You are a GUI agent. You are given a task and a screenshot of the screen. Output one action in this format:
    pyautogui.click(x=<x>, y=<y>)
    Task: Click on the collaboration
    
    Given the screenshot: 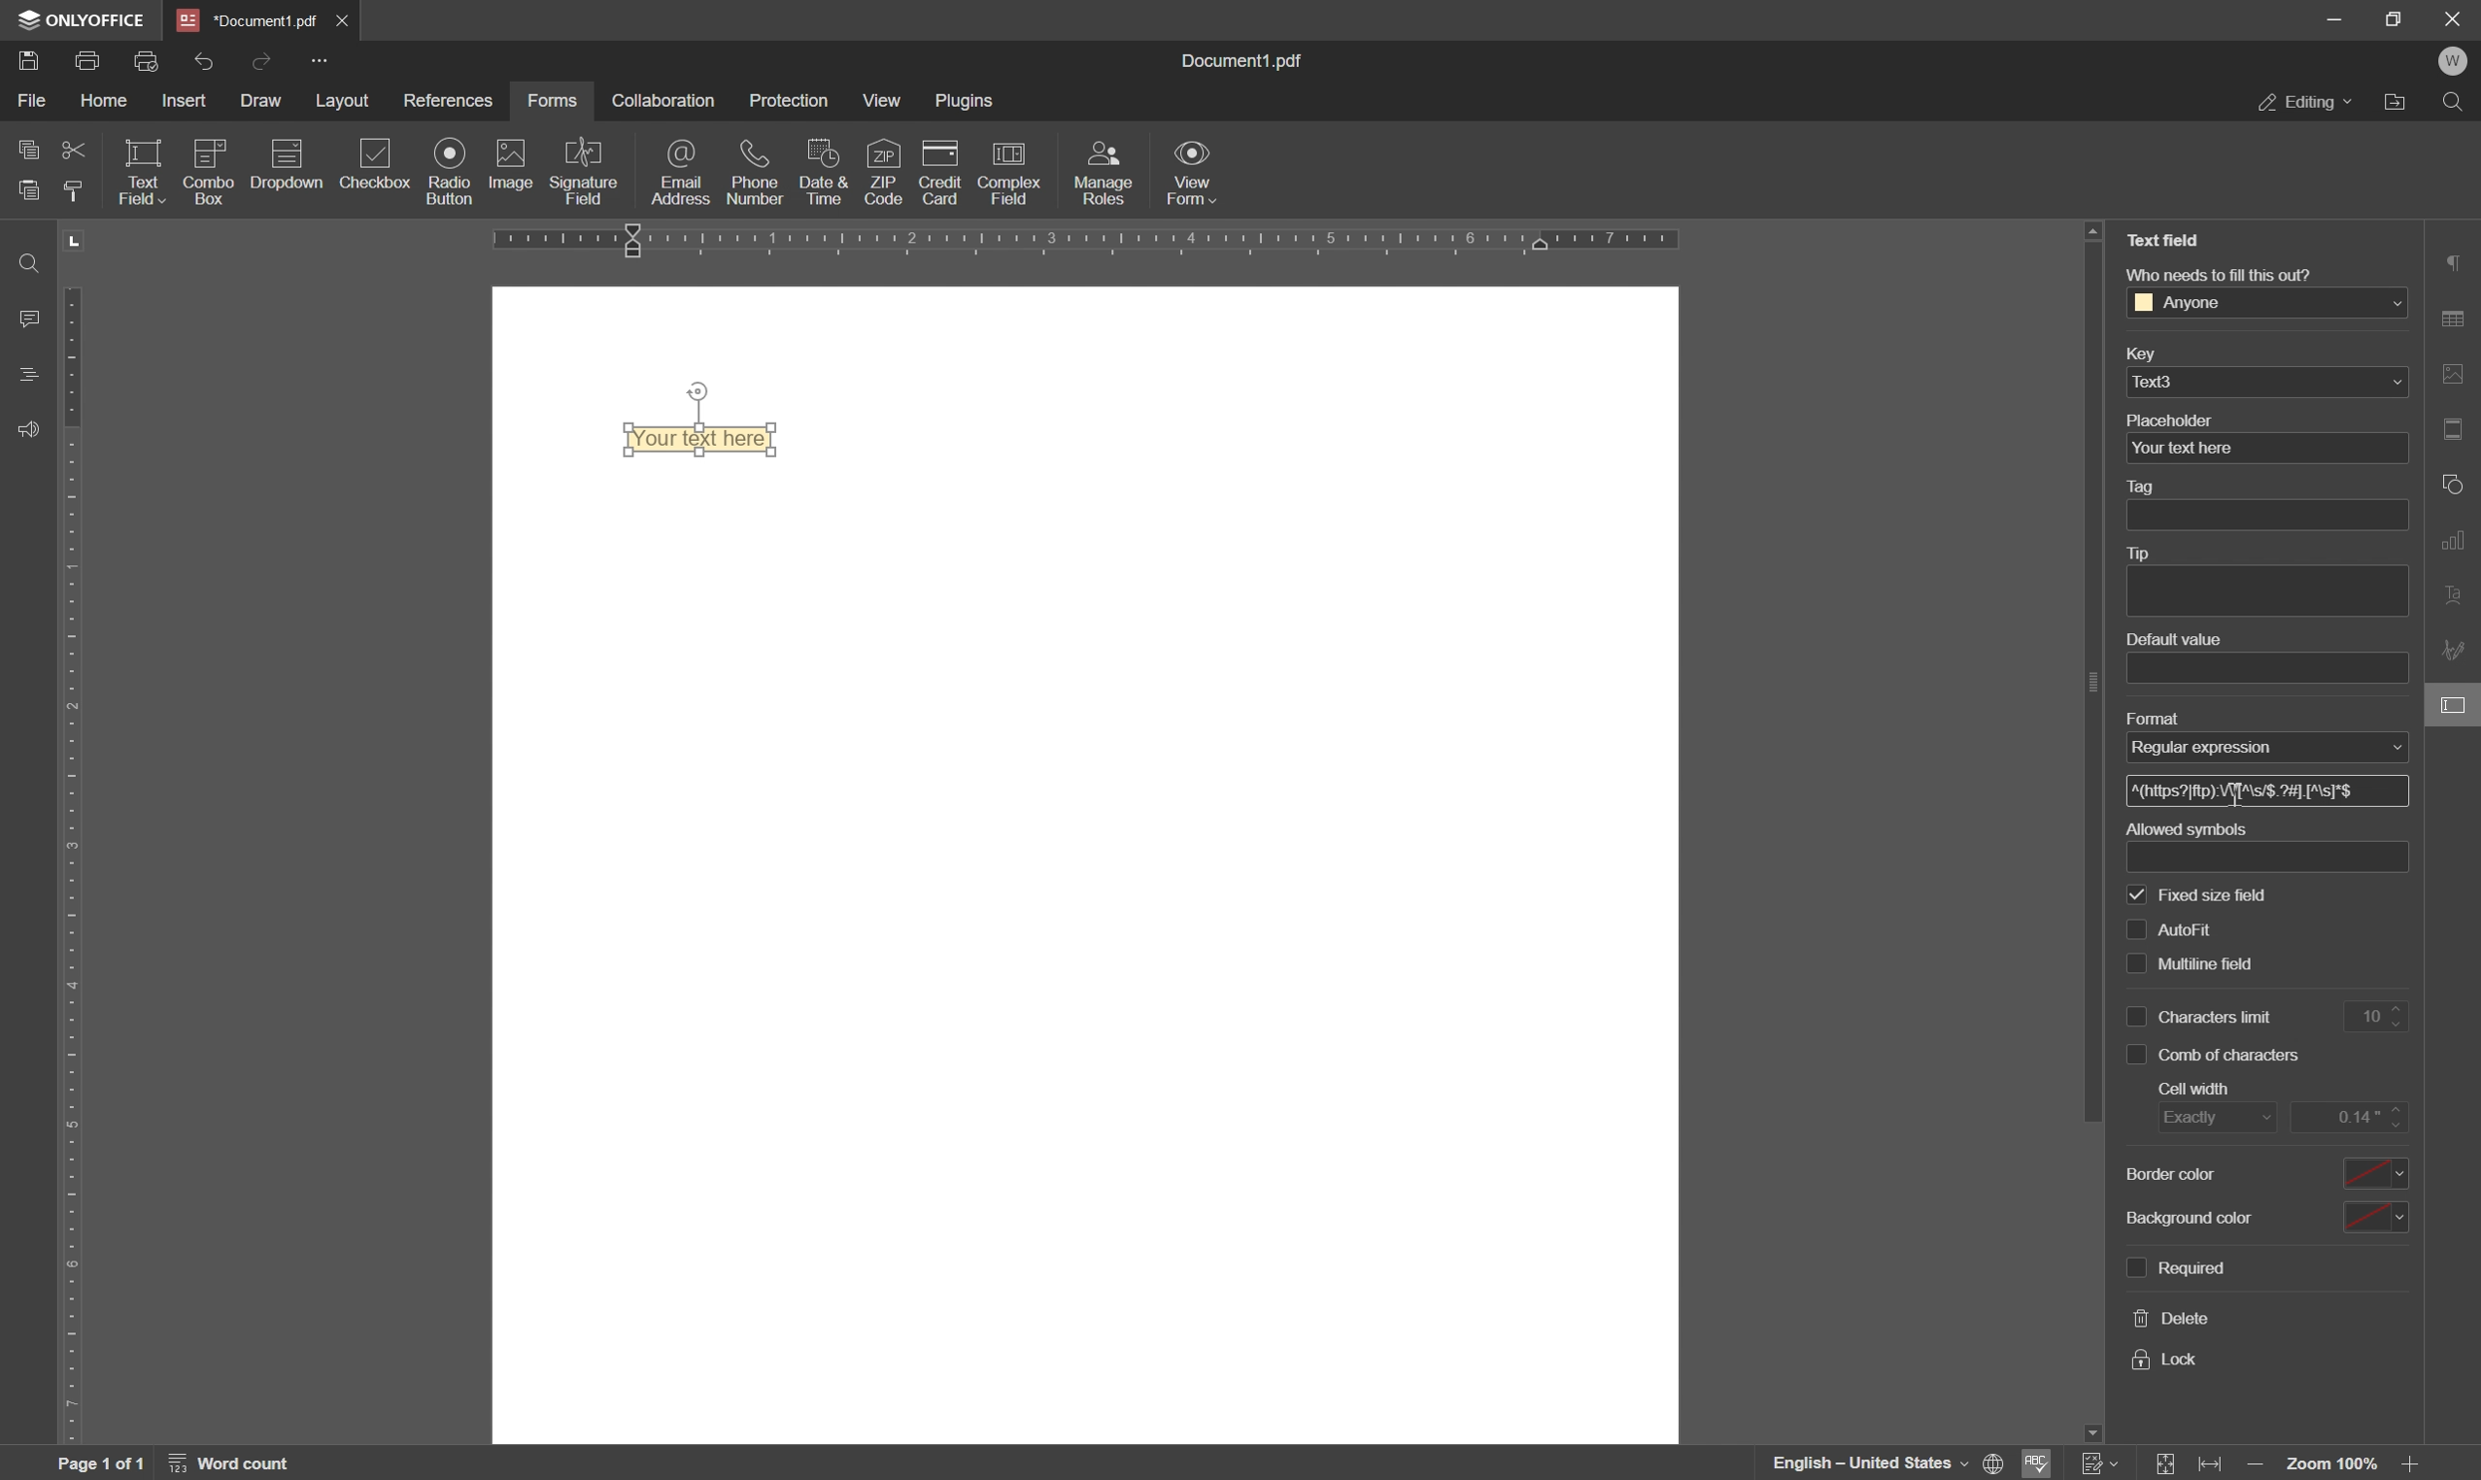 What is the action you would take?
    pyautogui.click(x=661, y=100)
    